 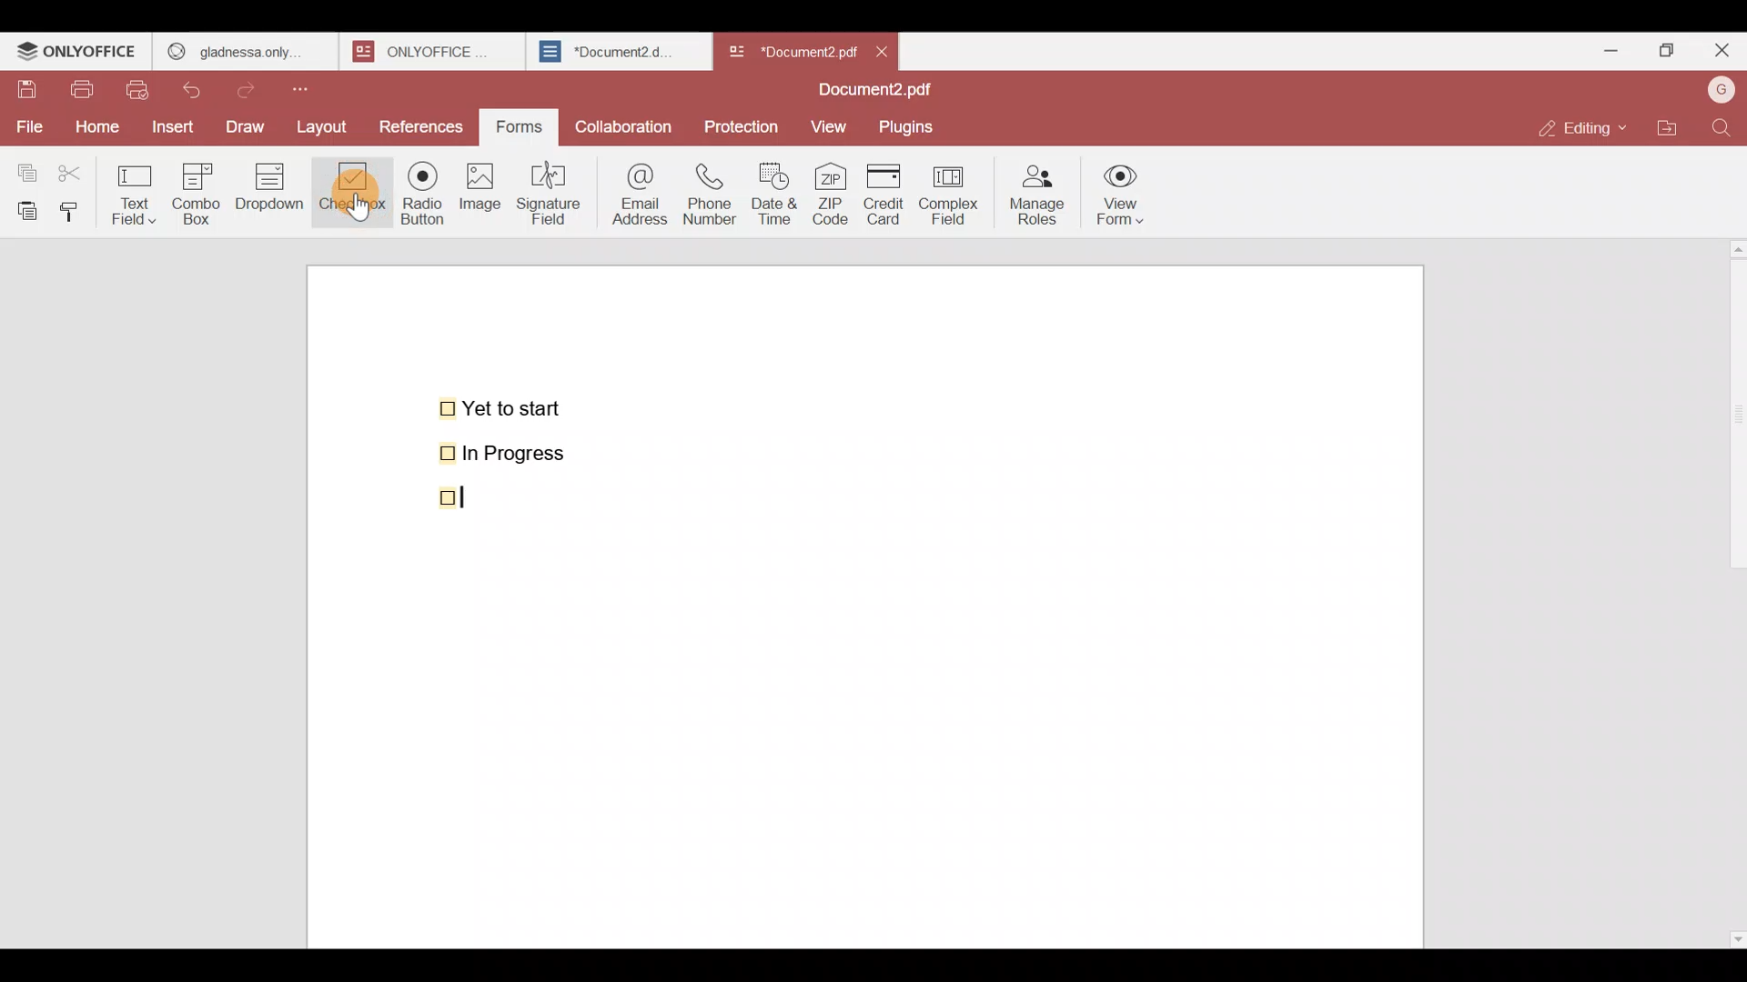 I want to click on Find, so click(x=1722, y=127).